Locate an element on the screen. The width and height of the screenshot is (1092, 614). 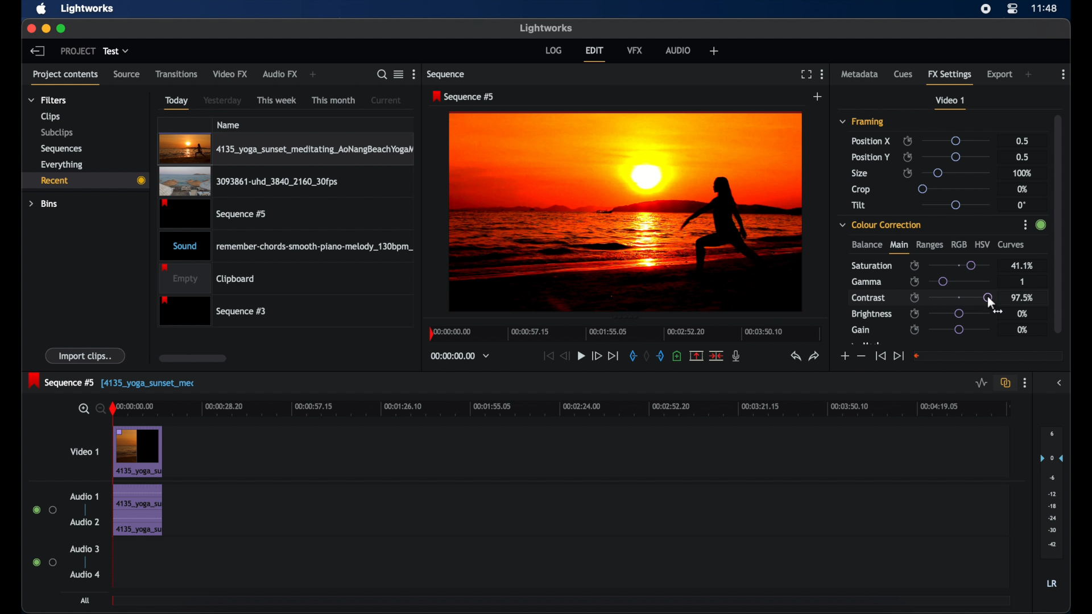
video clip is located at coordinates (248, 182).